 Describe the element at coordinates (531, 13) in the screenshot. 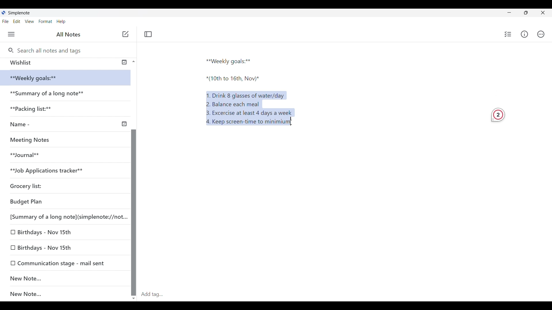

I see `restore` at that location.